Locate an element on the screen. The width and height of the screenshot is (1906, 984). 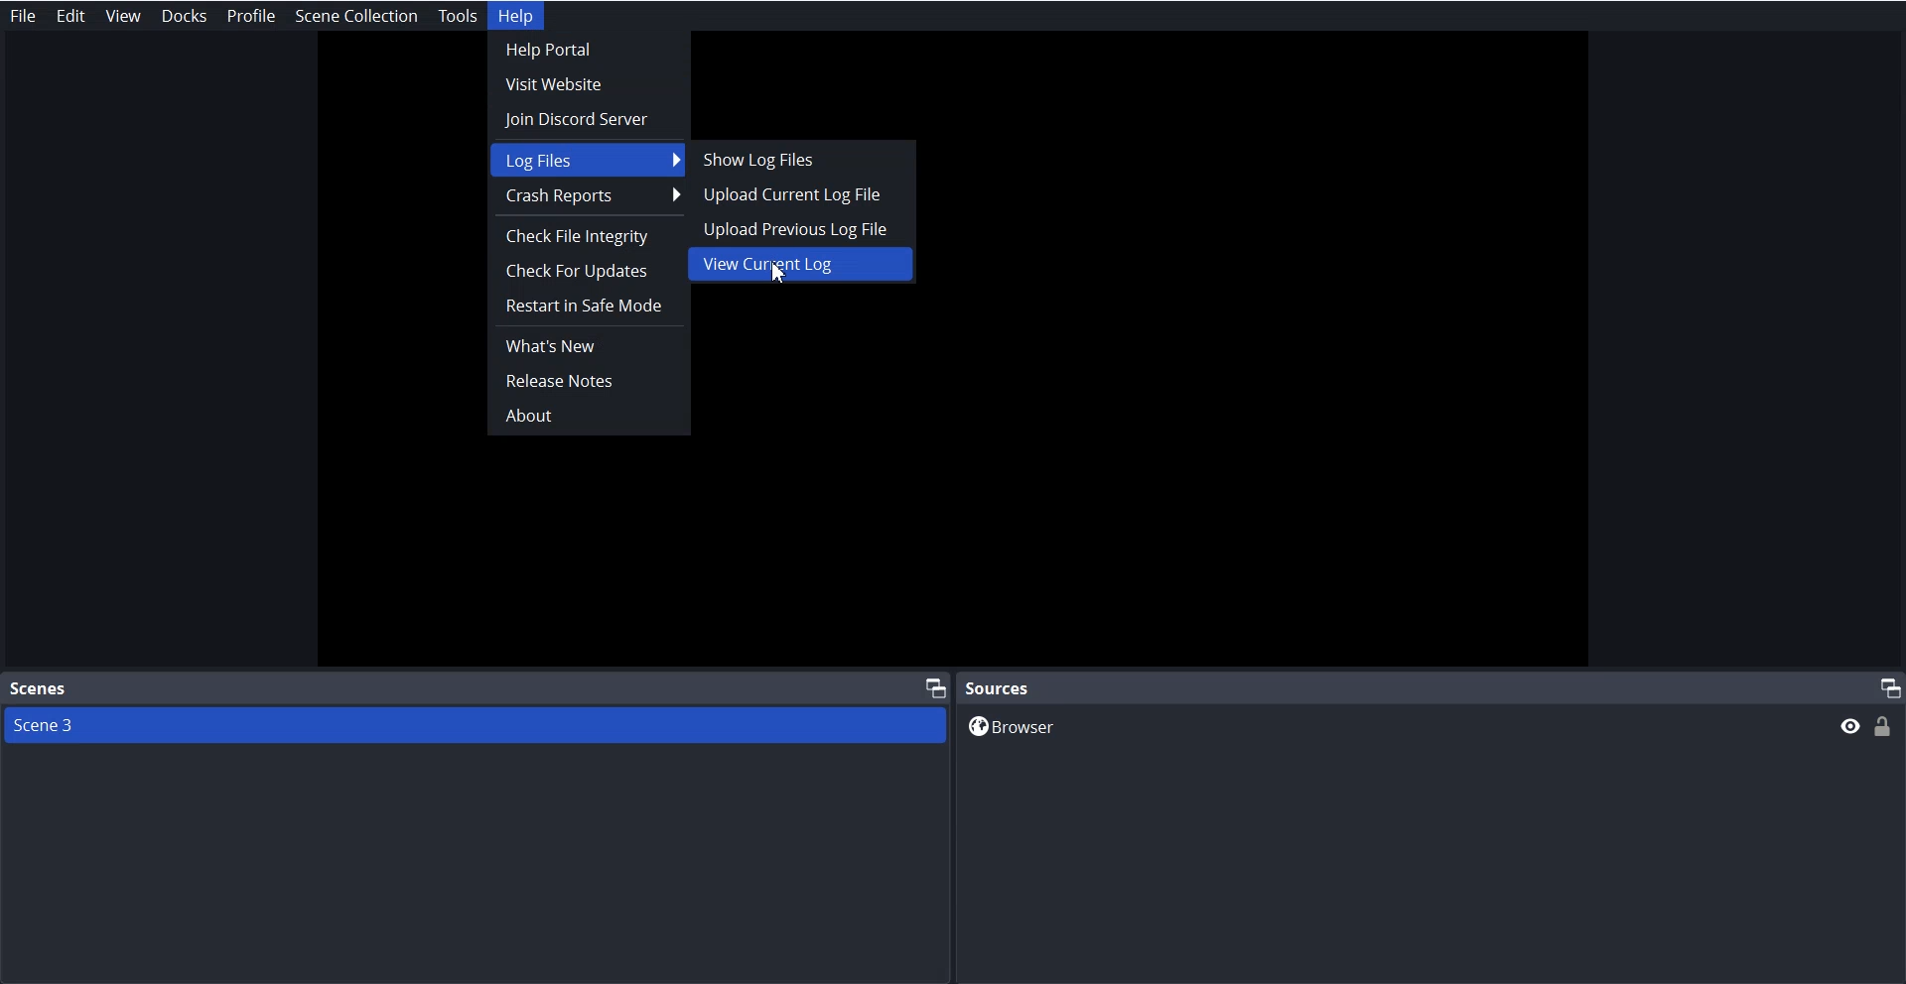
Lock is located at coordinates (1888, 726).